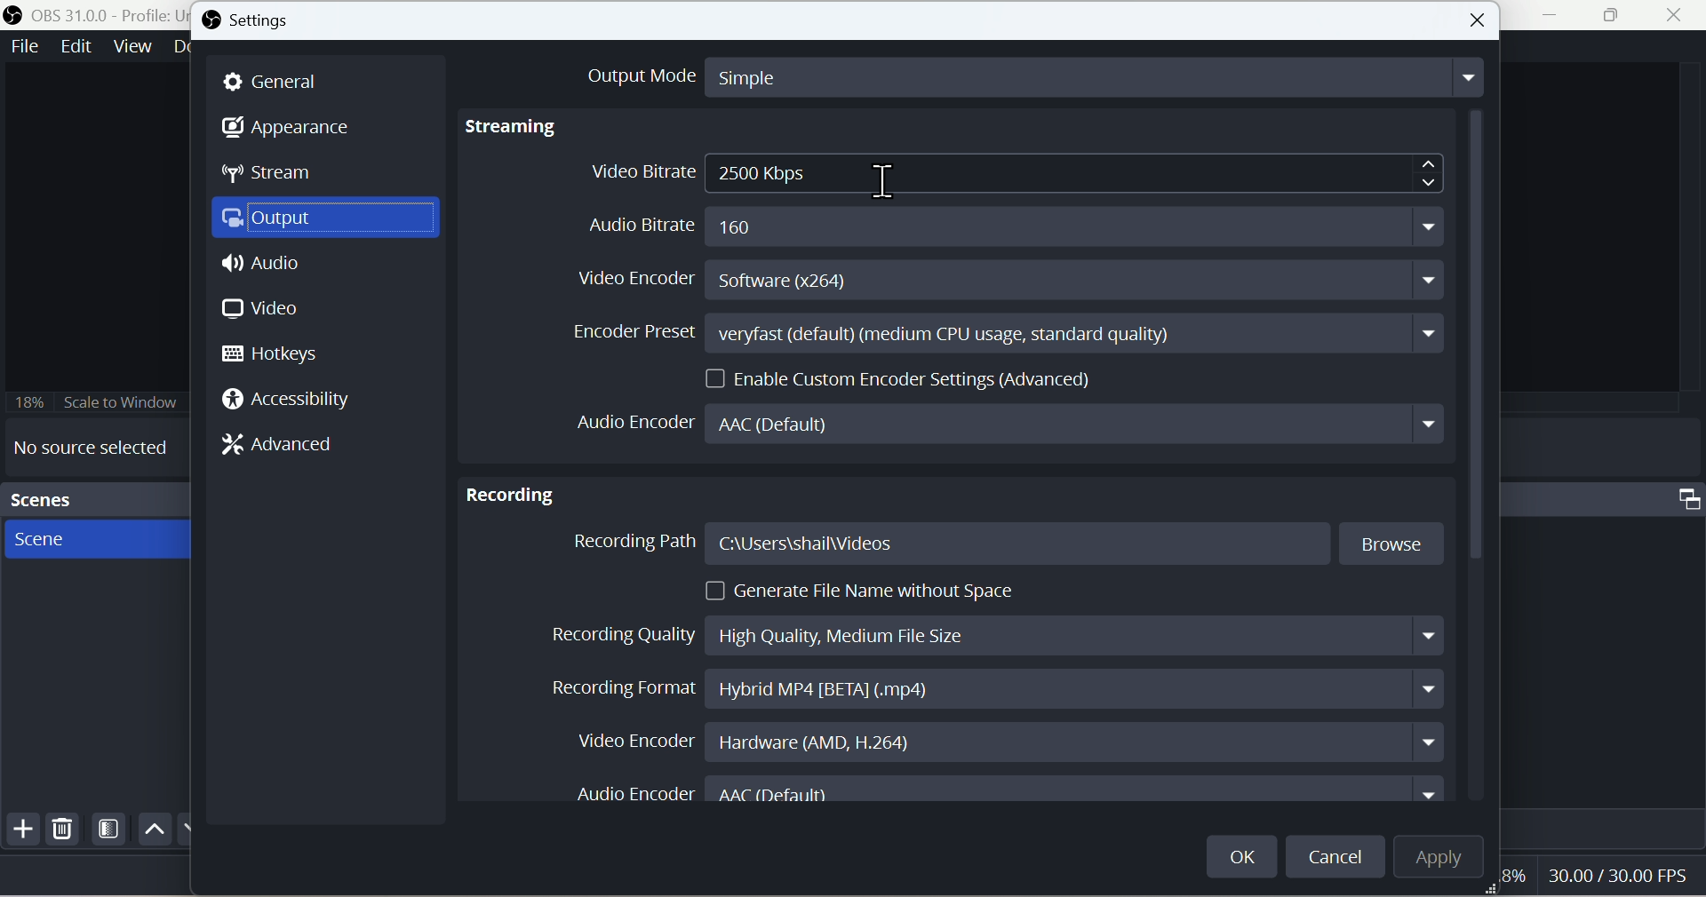 This screenshot has width=1706, height=897. Describe the element at coordinates (1479, 20) in the screenshot. I see `` at that location.